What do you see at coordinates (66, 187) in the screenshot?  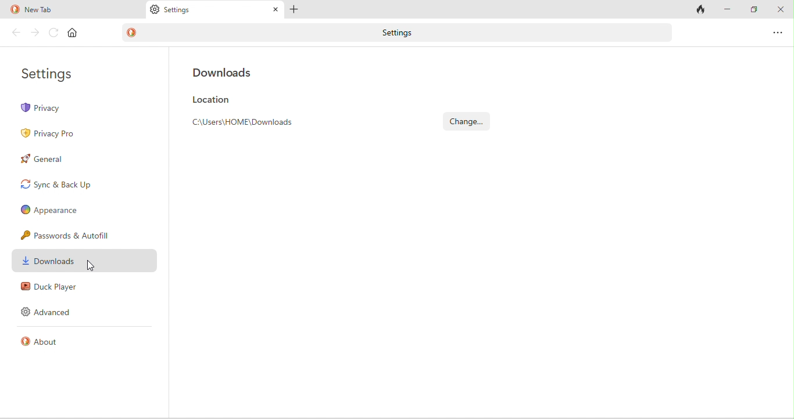 I see `sync and back up` at bounding box center [66, 187].